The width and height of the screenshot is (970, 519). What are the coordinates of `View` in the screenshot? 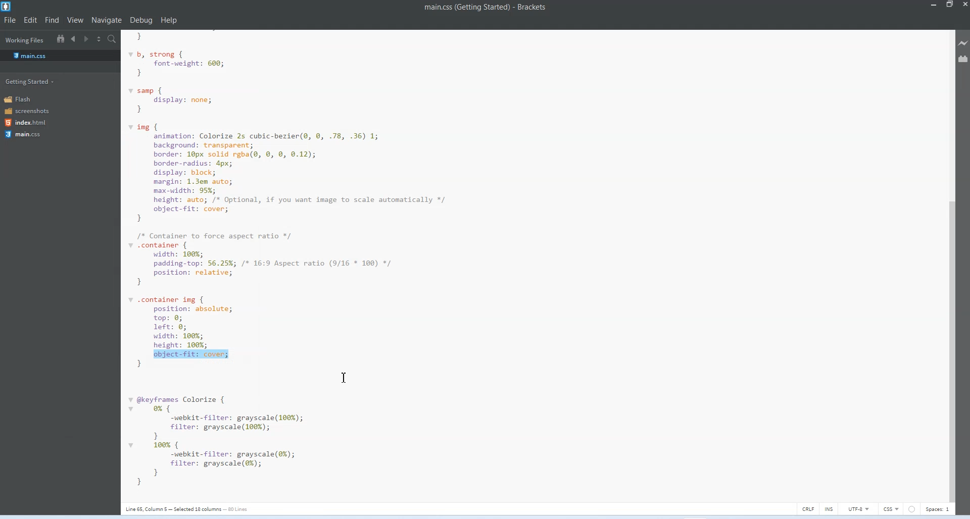 It's located at (74, 19).